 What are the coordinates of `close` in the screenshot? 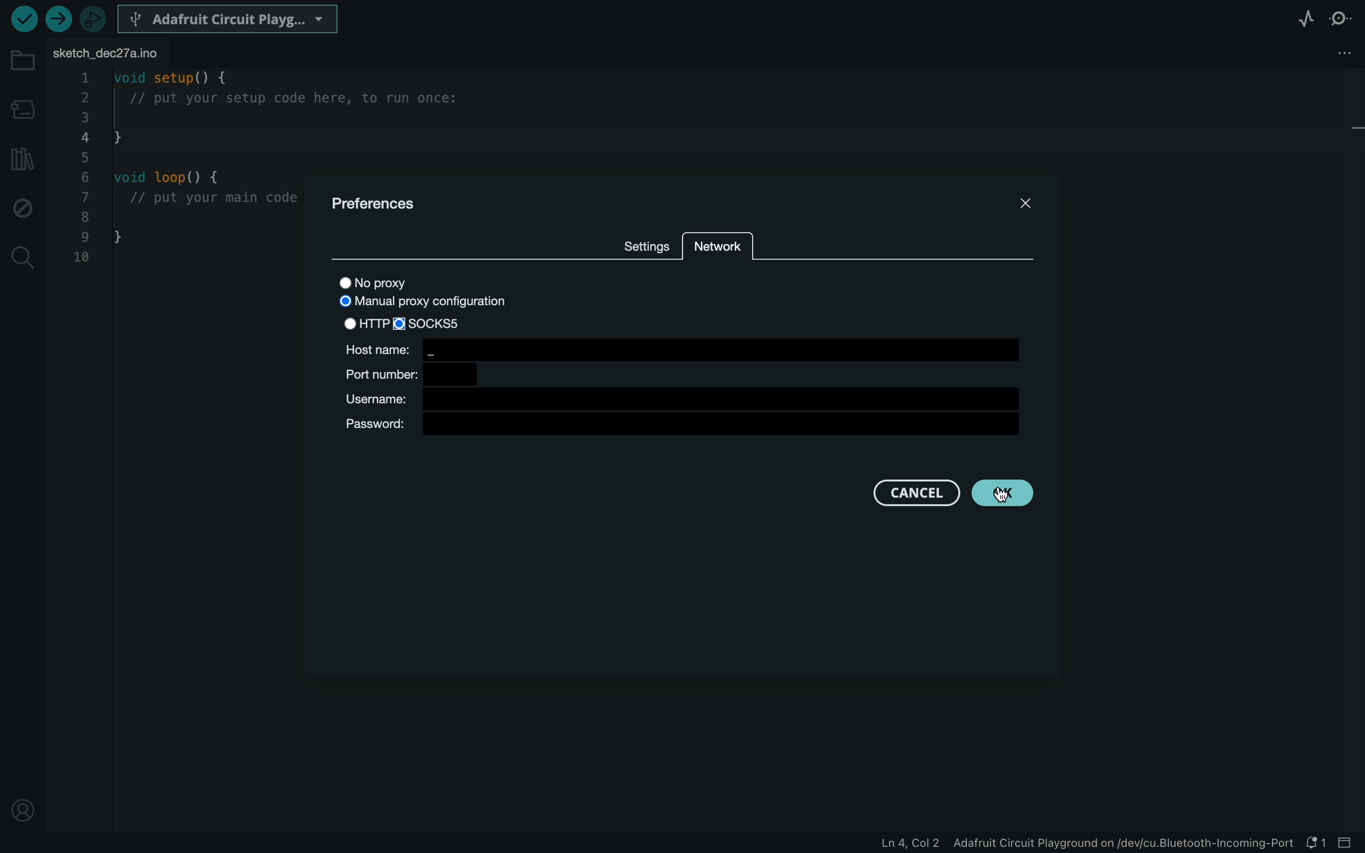 It's located at (1023, 200).